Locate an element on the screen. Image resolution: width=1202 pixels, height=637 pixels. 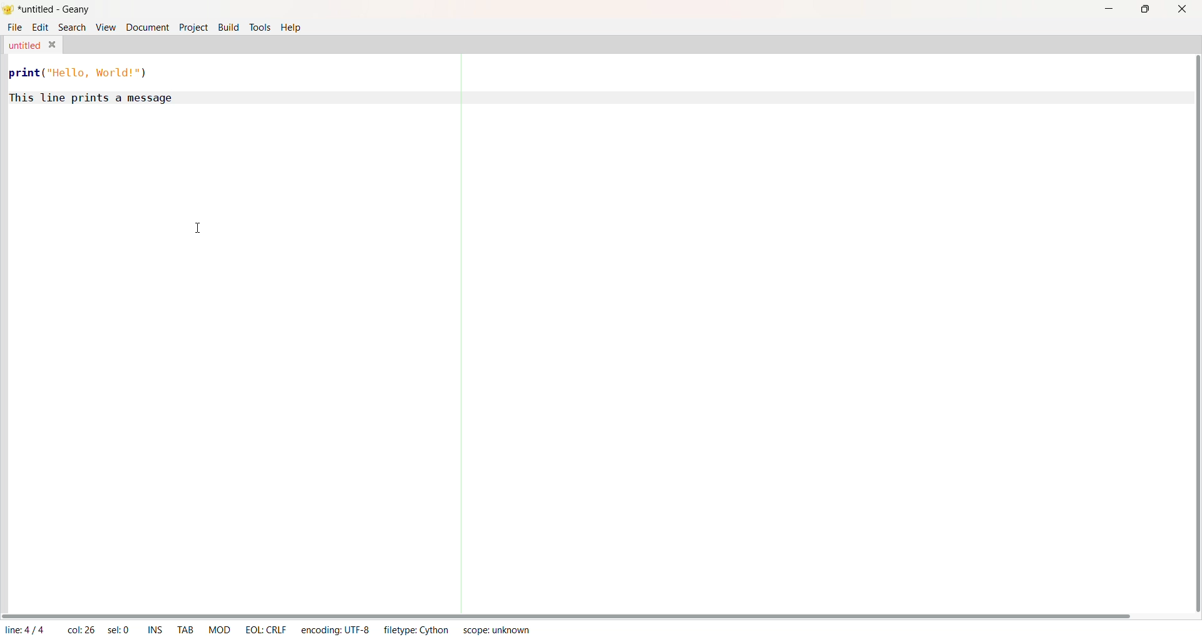
Search is located at coordinates (71, 28).